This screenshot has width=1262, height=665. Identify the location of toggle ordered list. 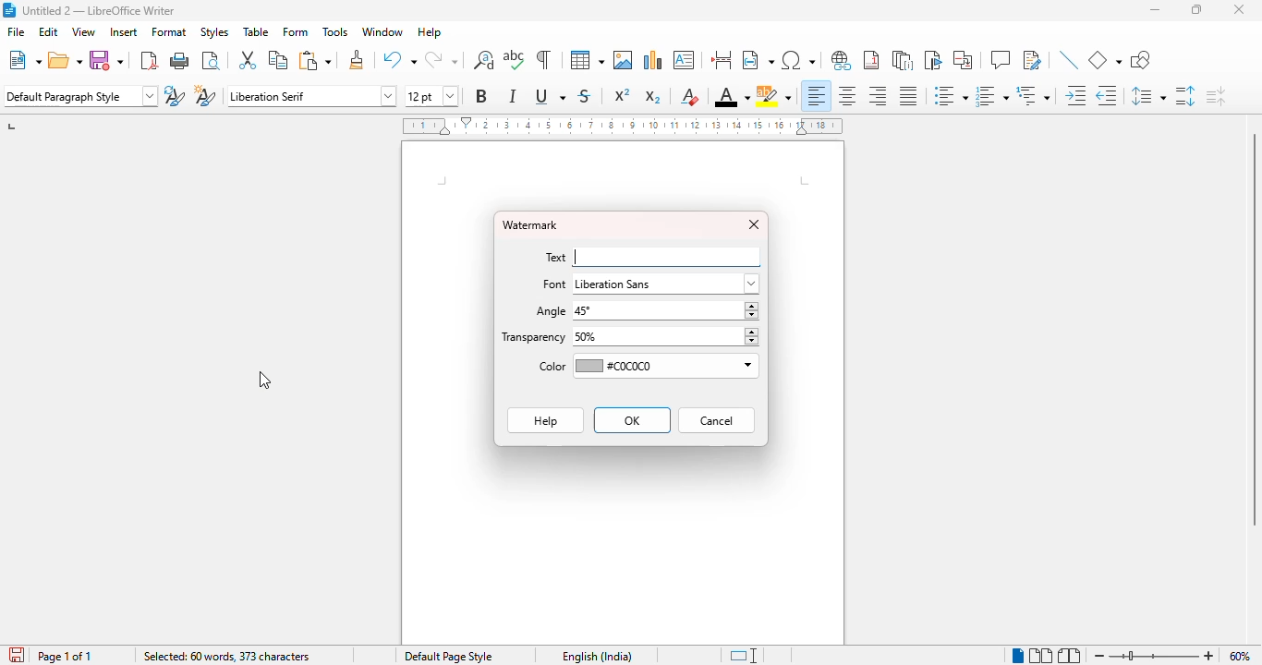
(991, 96).